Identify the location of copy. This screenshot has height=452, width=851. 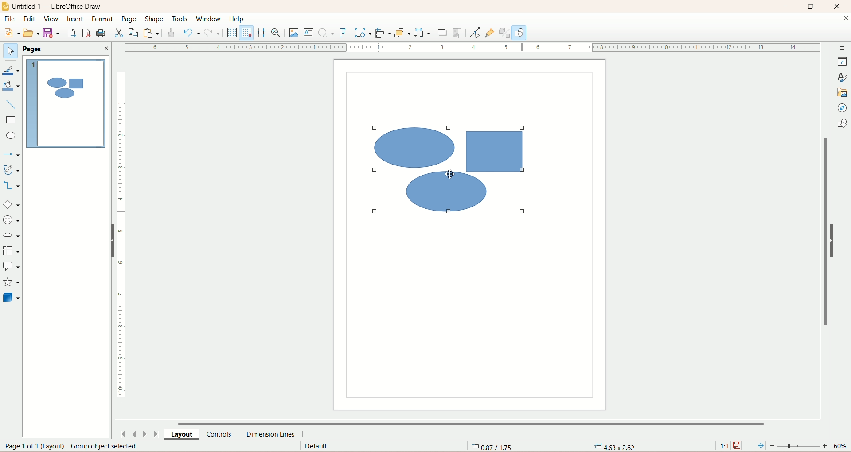
(134, 33).